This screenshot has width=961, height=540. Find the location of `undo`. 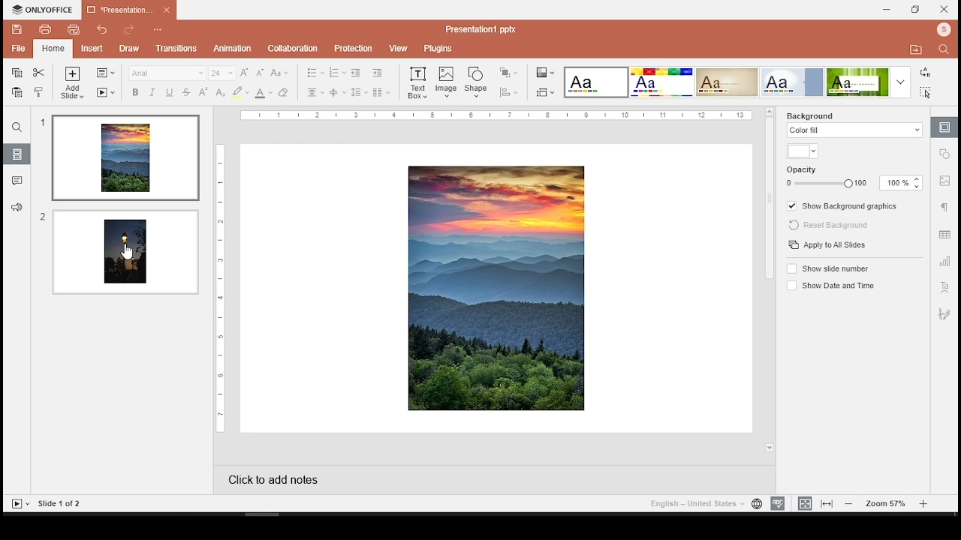

undo is located at coordinates (99, 30).